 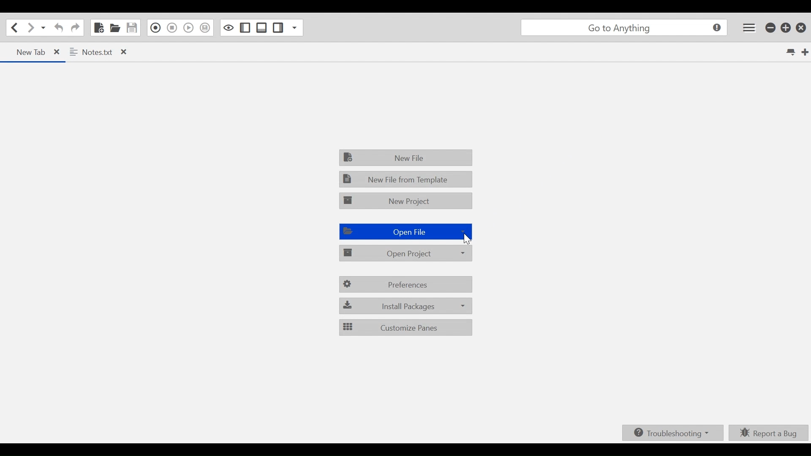 I want to click on Go back one loaction, so click(x=14, y=27).